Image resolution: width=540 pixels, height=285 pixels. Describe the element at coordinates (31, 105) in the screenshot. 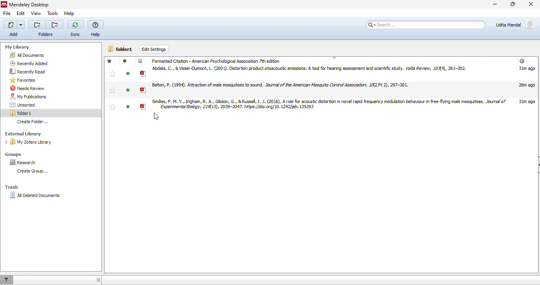

I see `unsorted` at that location.